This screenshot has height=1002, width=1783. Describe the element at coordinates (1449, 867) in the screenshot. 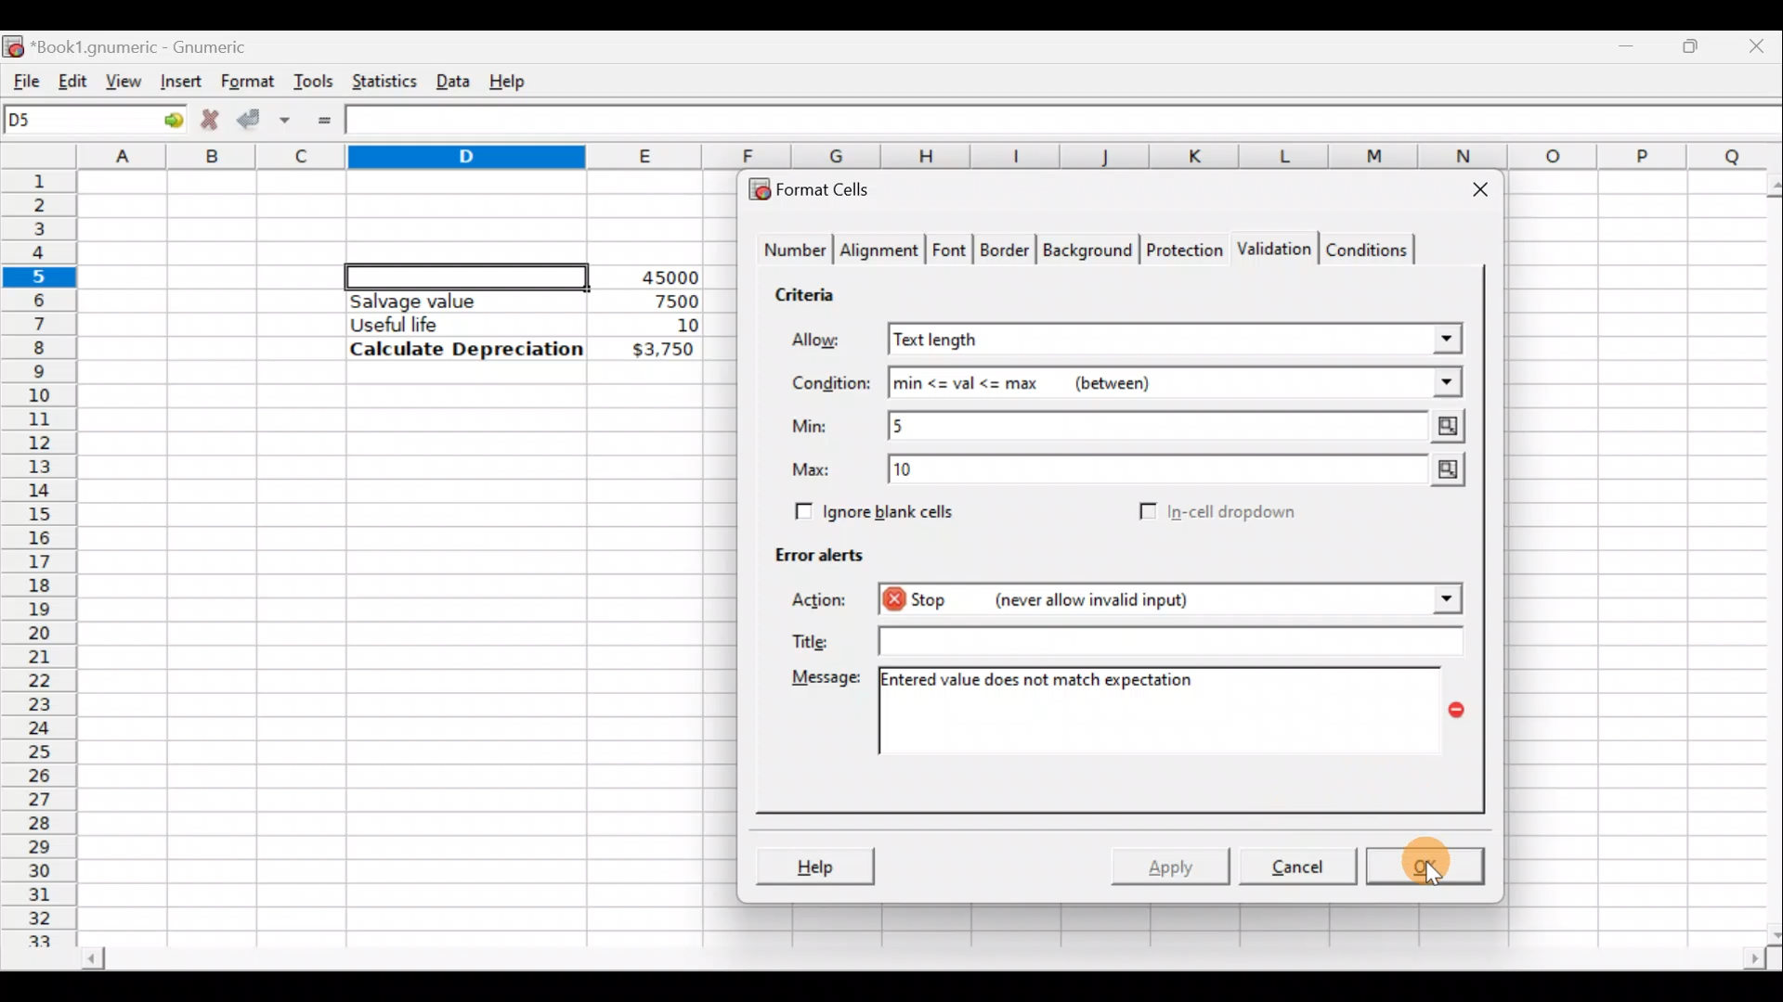

I see `Cursor on OK` at that location.